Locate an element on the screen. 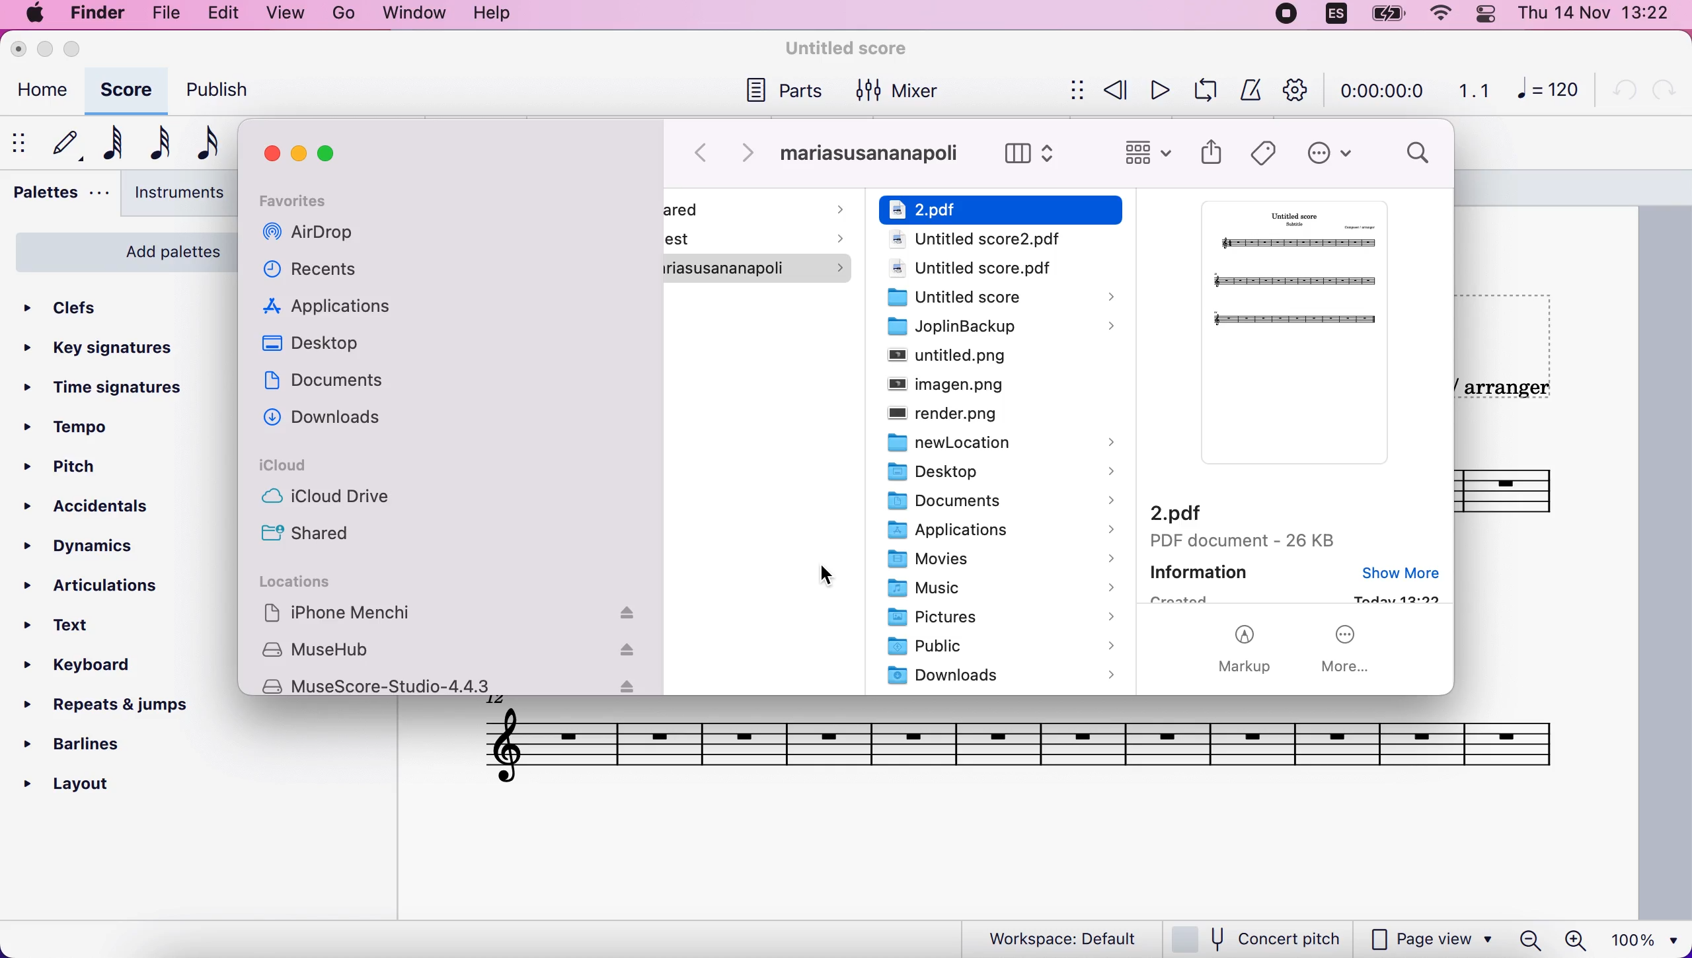 This screenshot has height=958, width=1692. [3 Untitled score > is located at coordinates (995, 298).